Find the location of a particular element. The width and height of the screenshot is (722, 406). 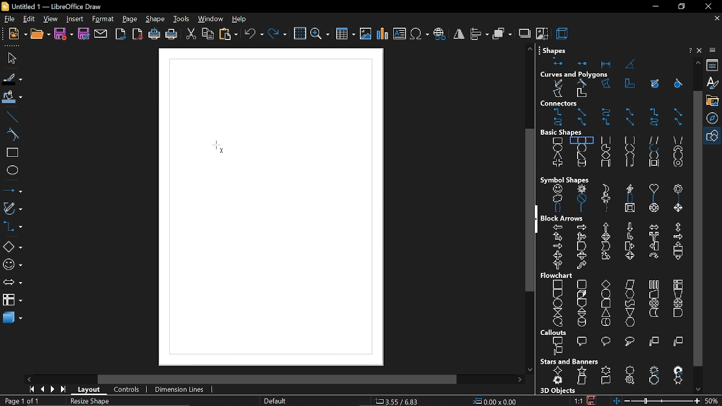

print is located at coordinates (171, 36).